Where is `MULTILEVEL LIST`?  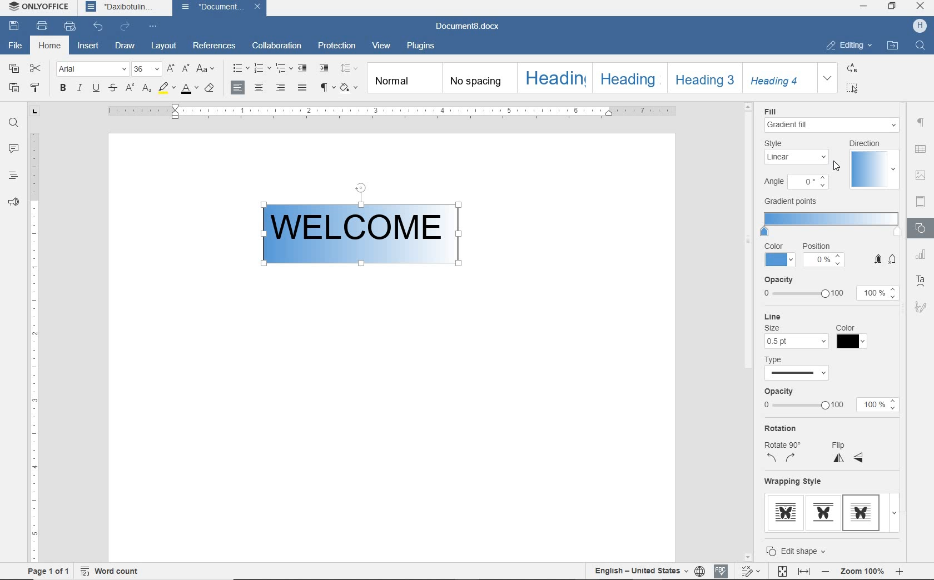
MULTILEVEL LIST is located at coordinates (283, 69).